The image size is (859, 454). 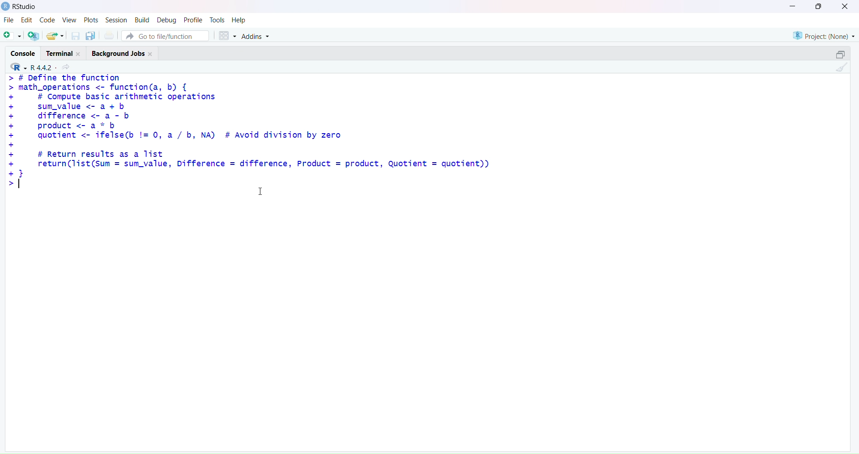 What do you see at coordinates (25, 21) in the screenshot?
I see `Edit` at bounding box center [25, 21].